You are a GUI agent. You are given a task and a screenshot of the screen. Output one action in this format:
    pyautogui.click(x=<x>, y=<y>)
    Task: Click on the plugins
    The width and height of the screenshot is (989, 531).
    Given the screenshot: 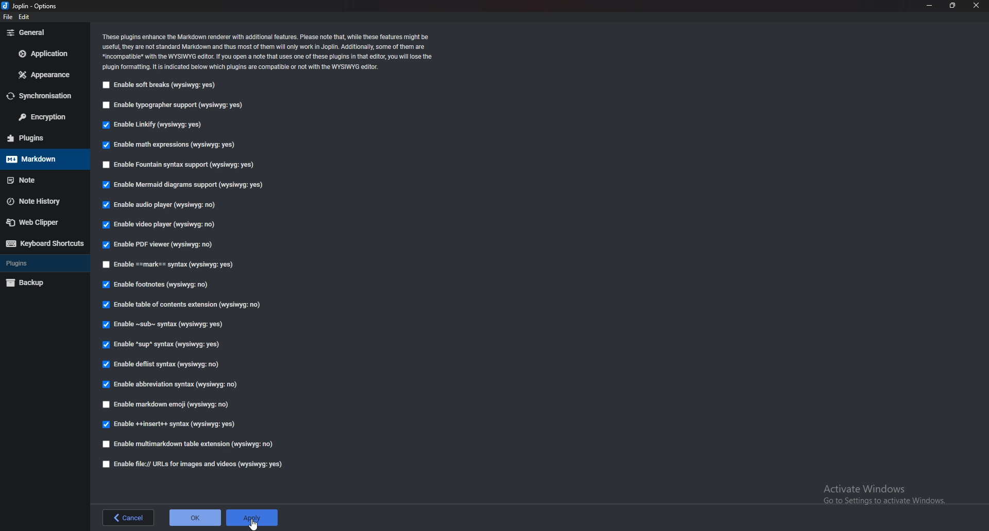 What is the action you would take?
    pyautogui.click(x=42, y=138)
    